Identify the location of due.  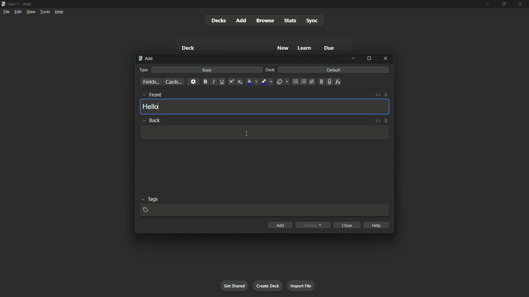
(330, 48).